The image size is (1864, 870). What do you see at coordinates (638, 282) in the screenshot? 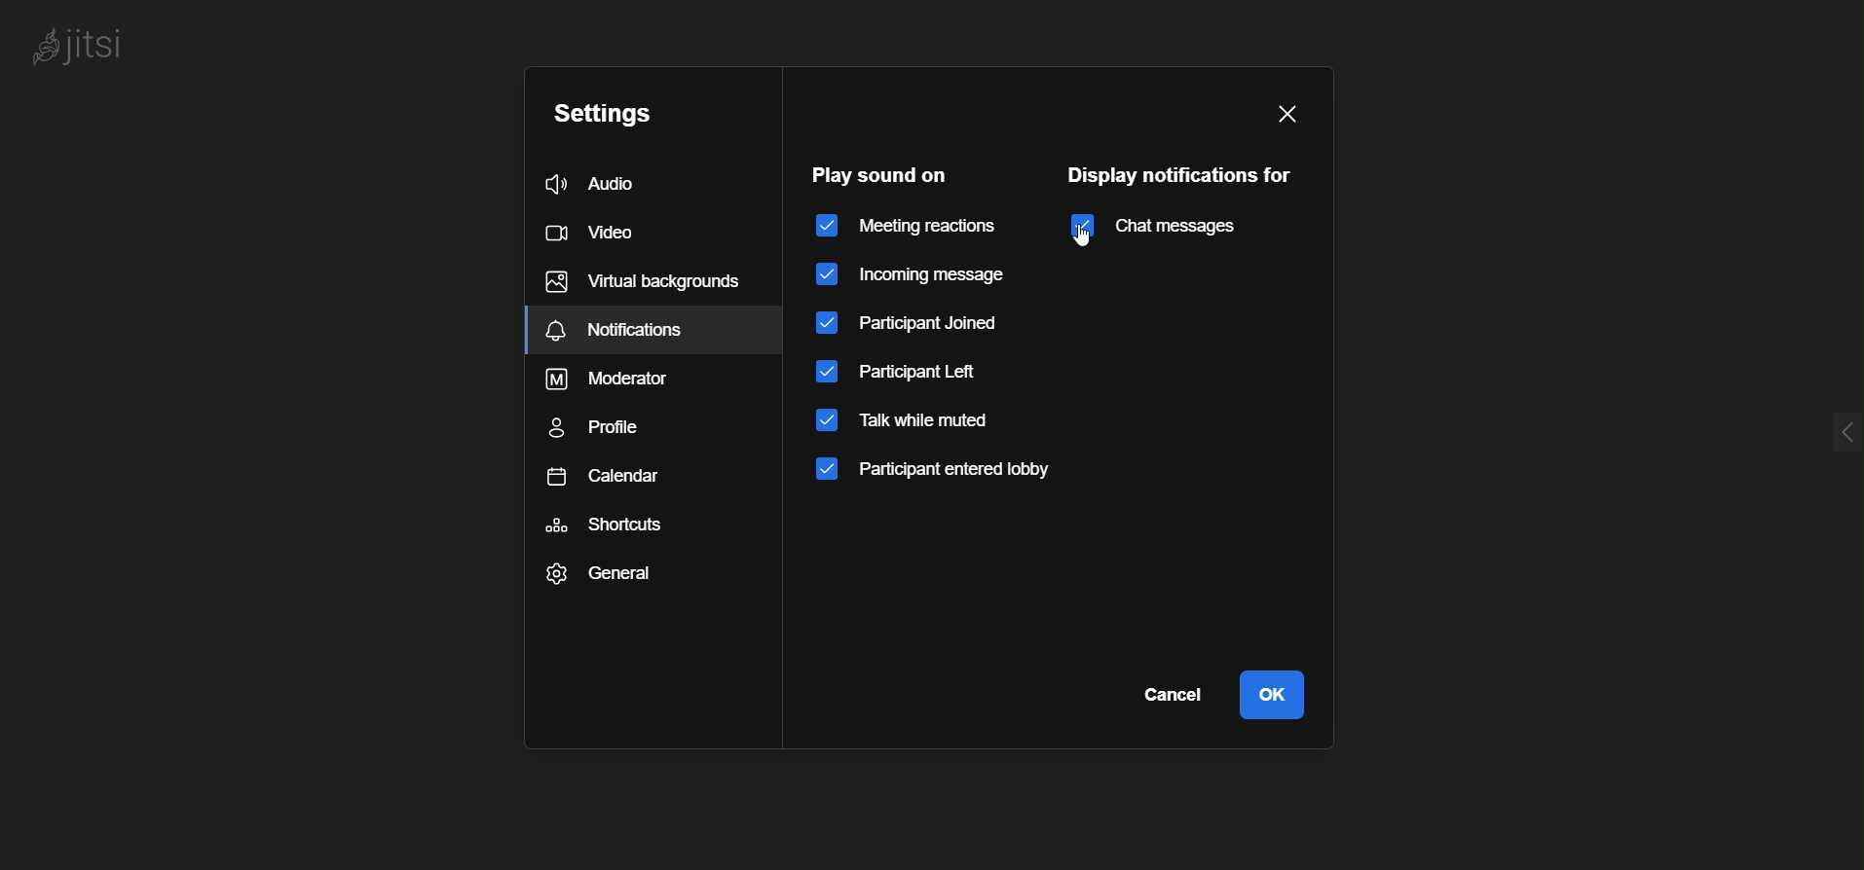
I see `notifications` at bounding box center [638, 282].